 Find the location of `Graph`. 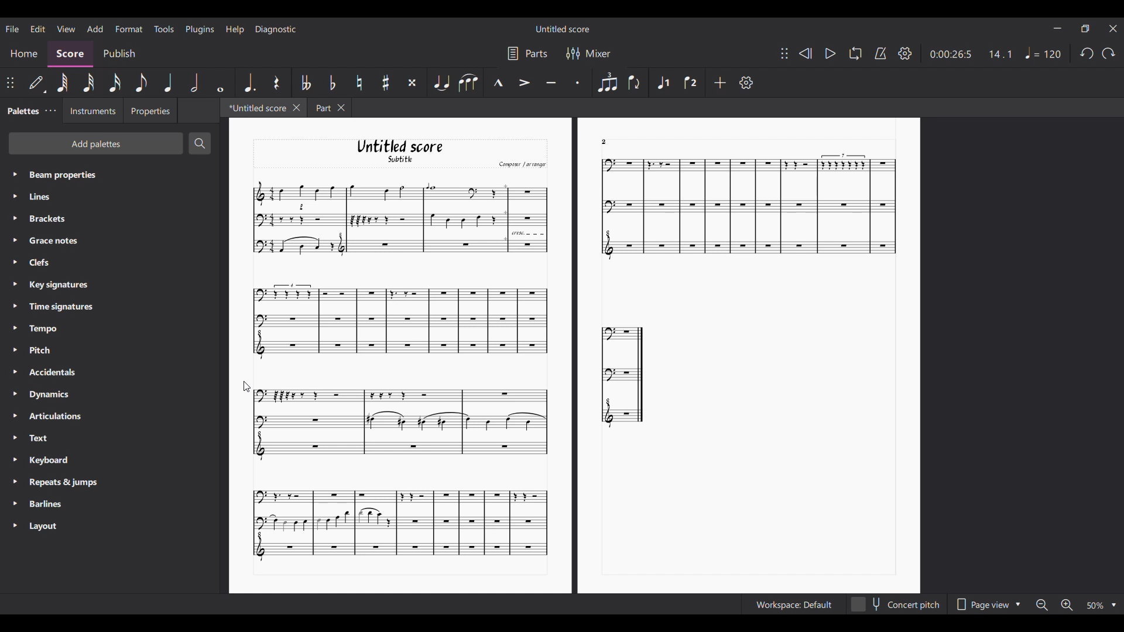

Graph is located at coordinates (398, 524).